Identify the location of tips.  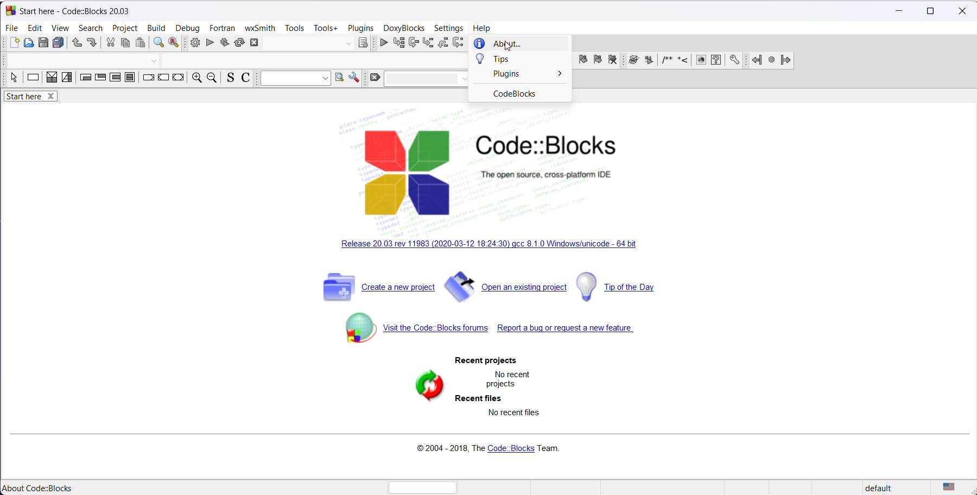
(519, 60).